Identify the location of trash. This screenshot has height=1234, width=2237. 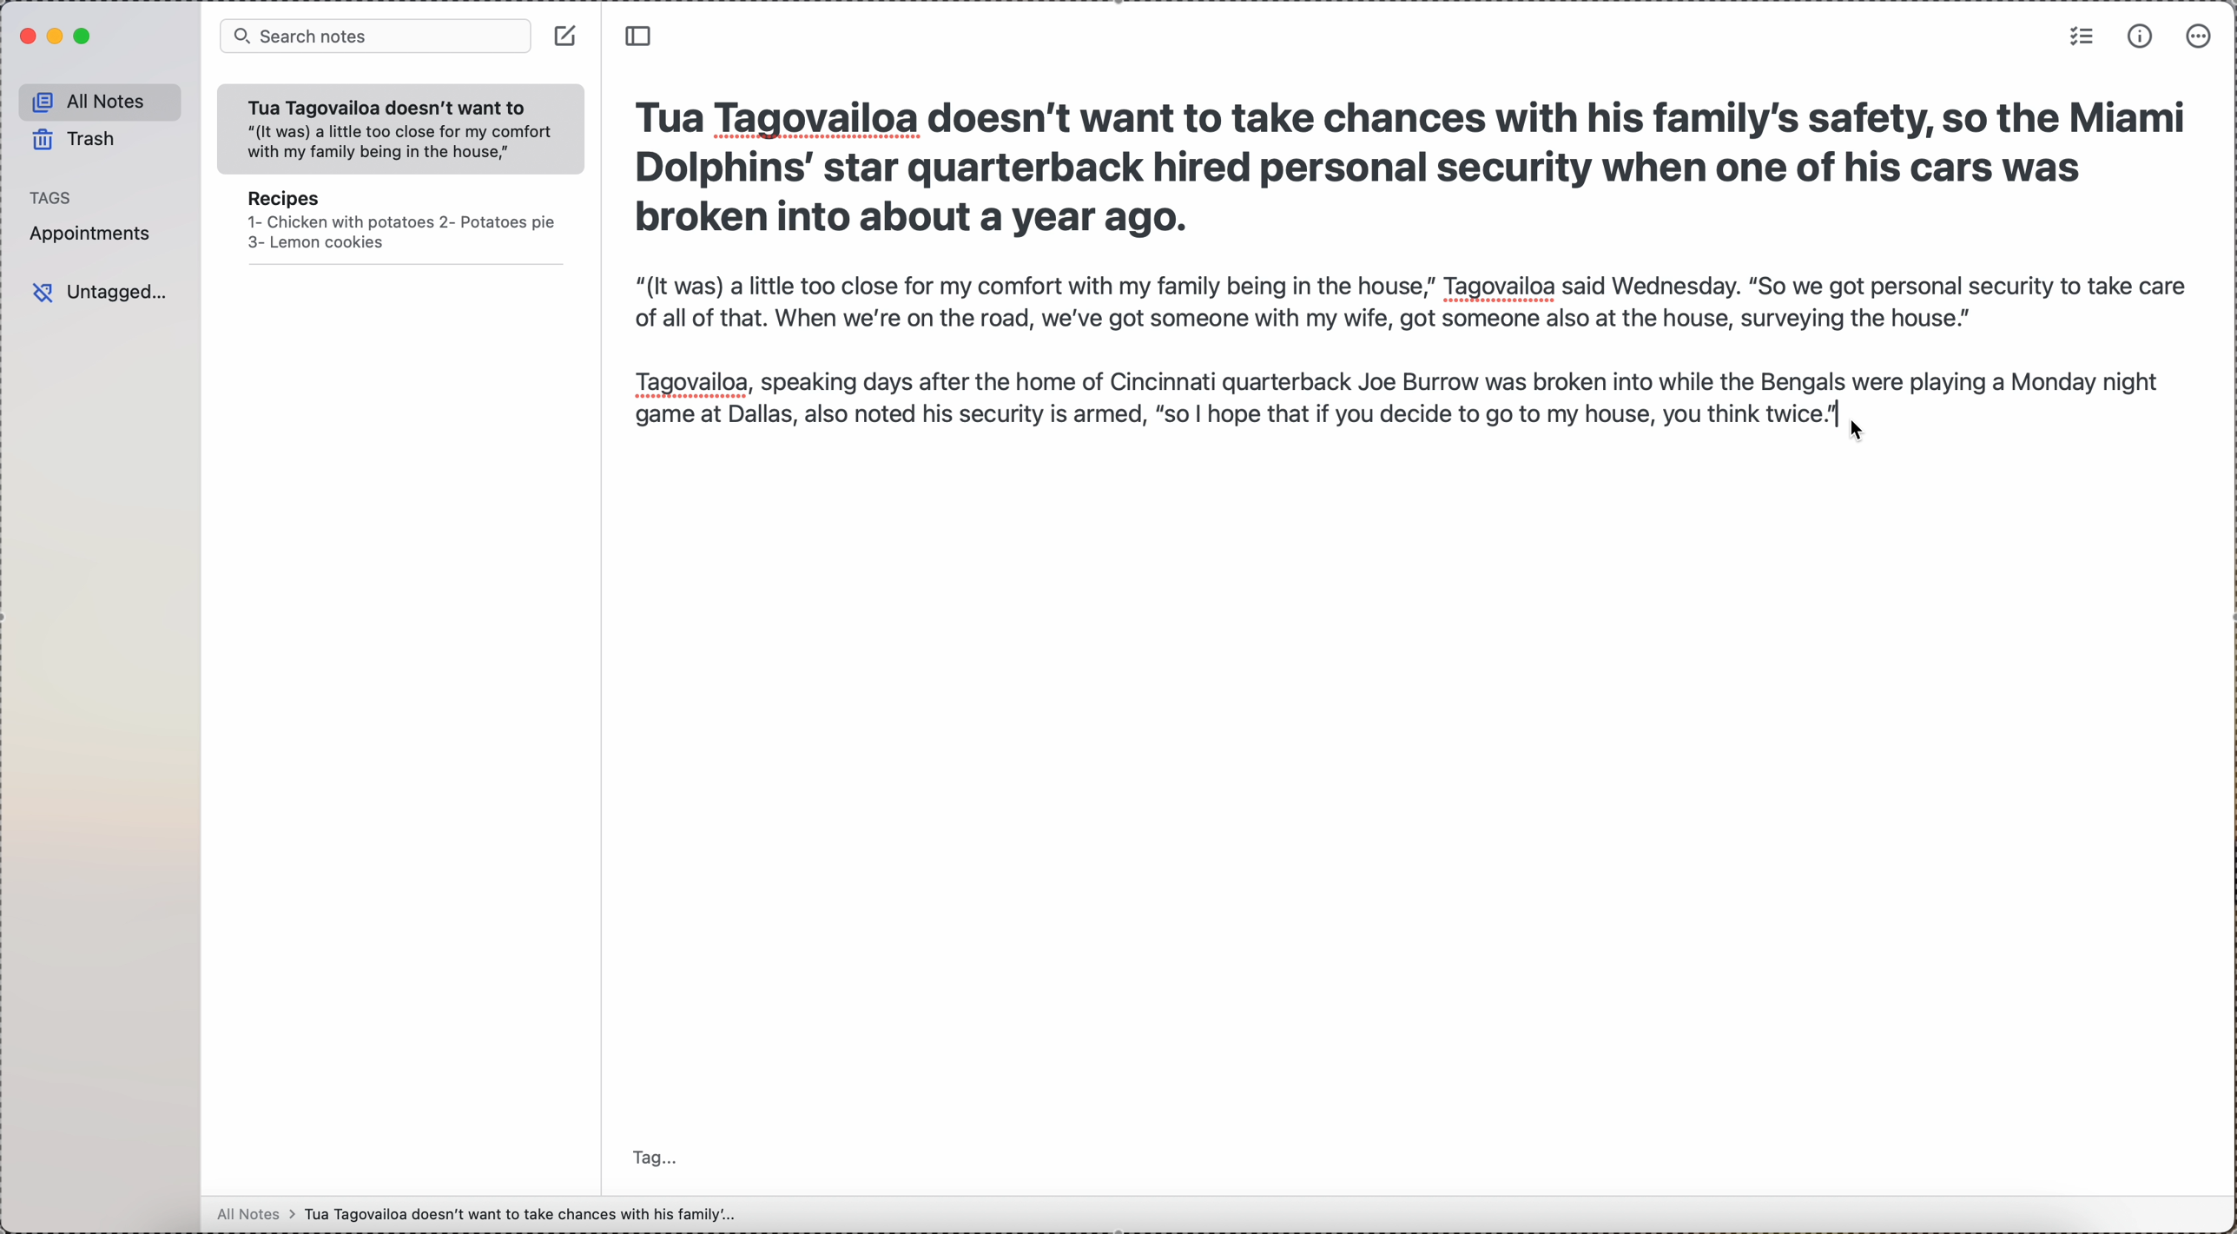
(76, 140).